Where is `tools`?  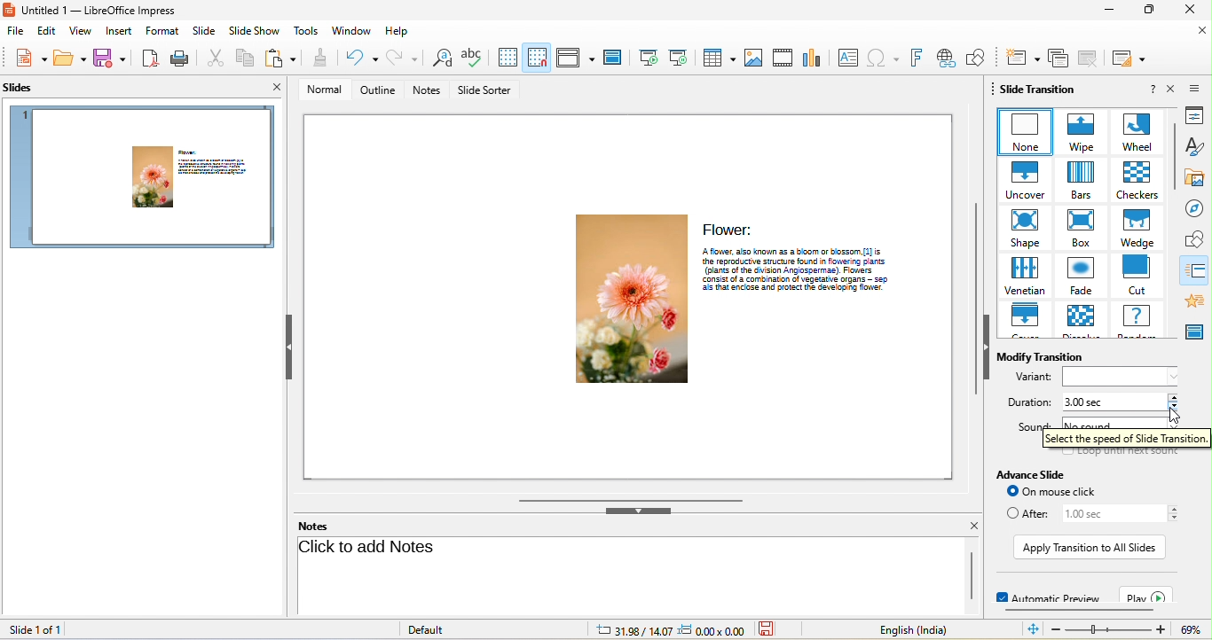 tools is located at coordinates (305, 30).